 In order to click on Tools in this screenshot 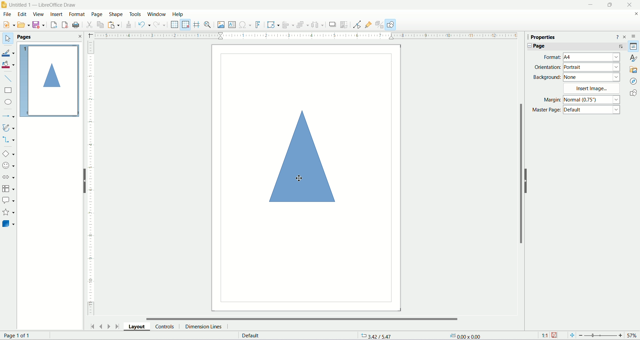, I will do `click(135, 14)`.